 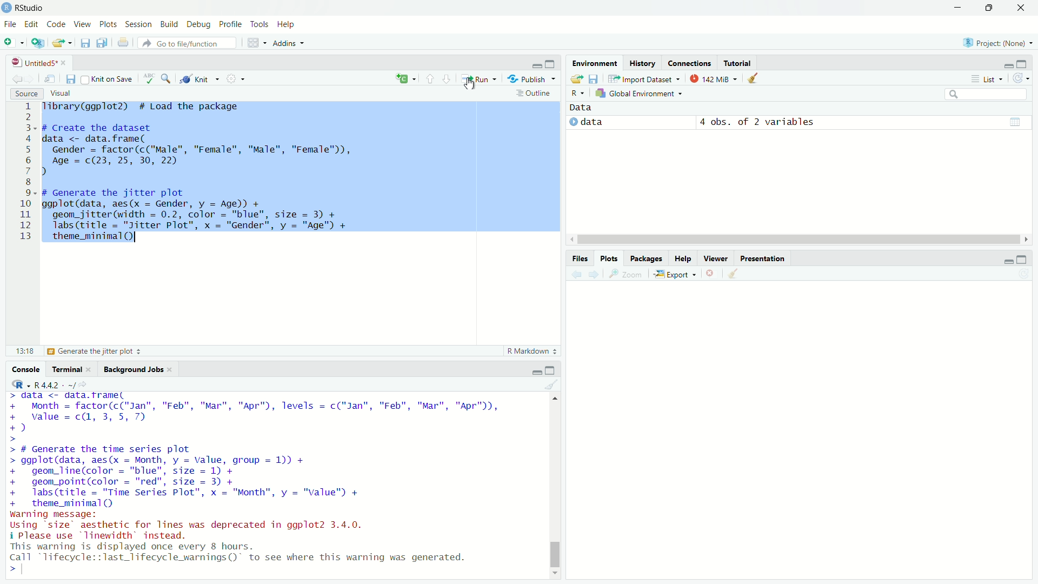 What do you see at coordinates (24, 173) in the screenshot?
I see `serial number` at bounding box center [24, 173].